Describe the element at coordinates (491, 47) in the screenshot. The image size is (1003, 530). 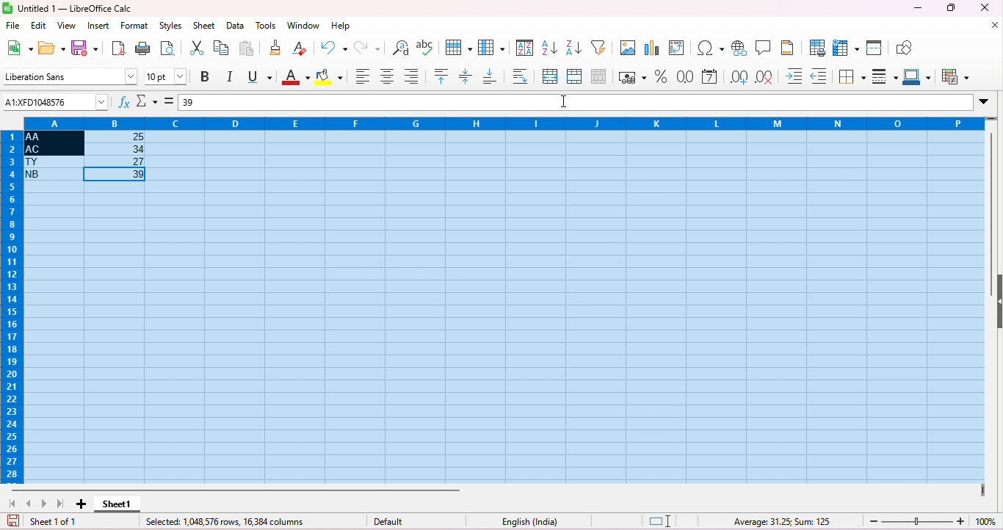
I see `column` at that location.